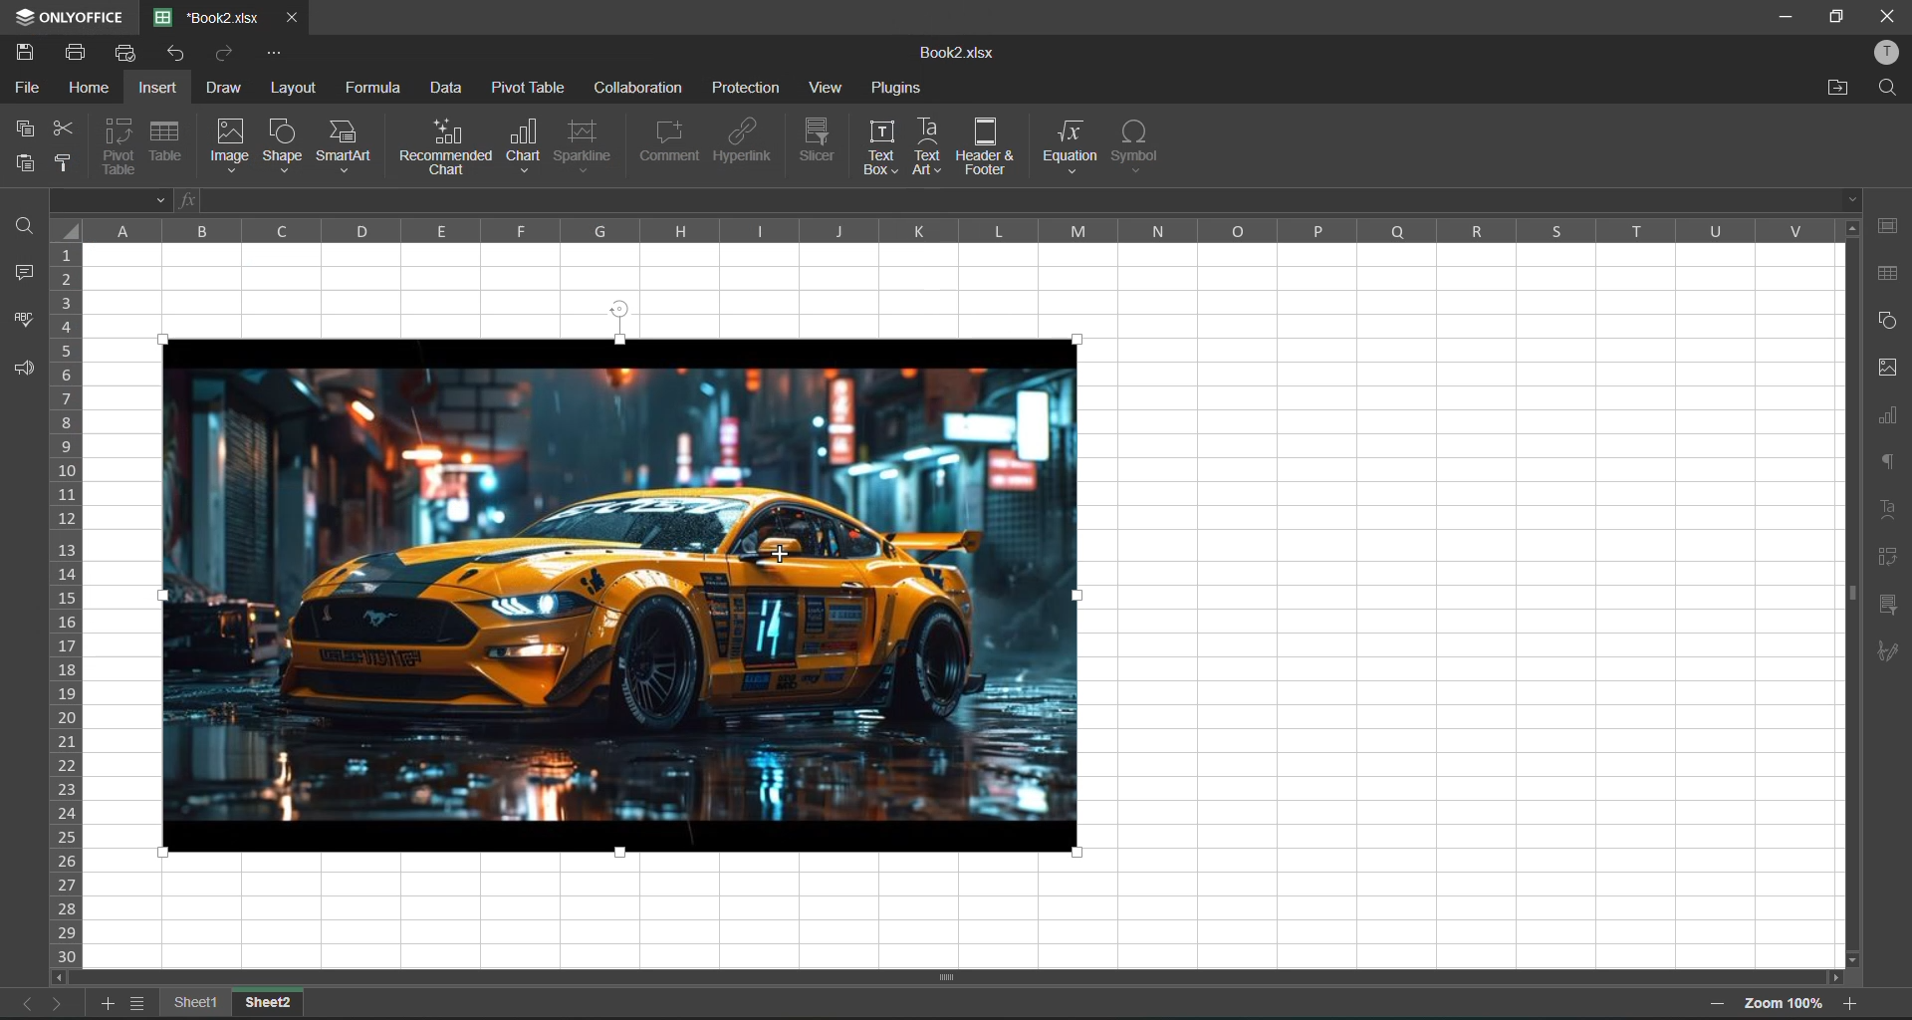 Image resolution: width=1912 pixels, height=1020 pixels. What do you see at coordinates (168, 141) in the screenshot?
I see `table` at bounding box center [168, 141].